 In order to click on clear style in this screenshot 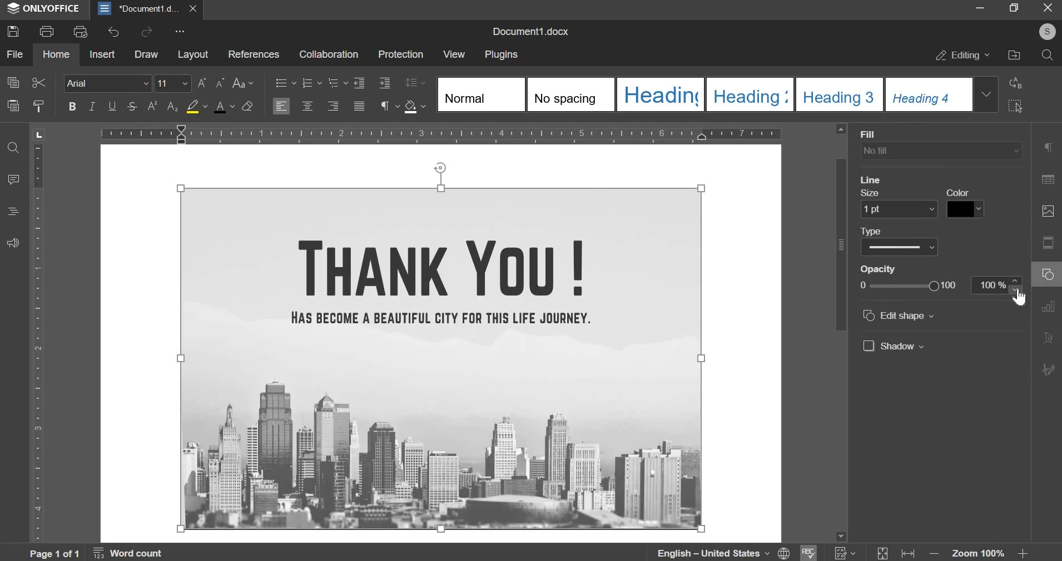, I will do `click(40, 106)`.